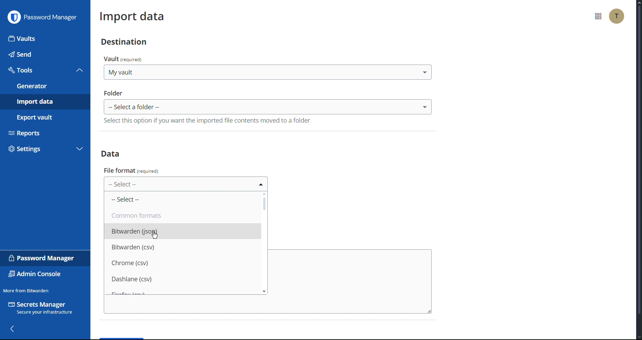 Image resolution: width=642 pixels, height=340 pixels. What do you see at coordinates (268, 305) in the screenshot?
I see `copy/paste the import file contents` at bounding box center [268, 305].